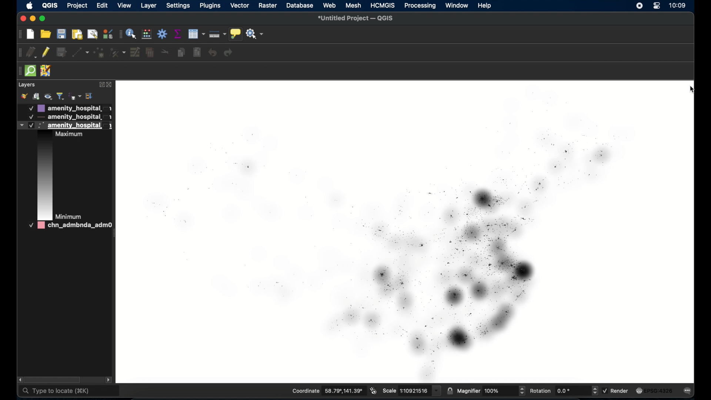 The width and height of the screenshot is (711, 400). Describe the element at coordinates (62, 35) in the screenshot. I see `save project` at that location.